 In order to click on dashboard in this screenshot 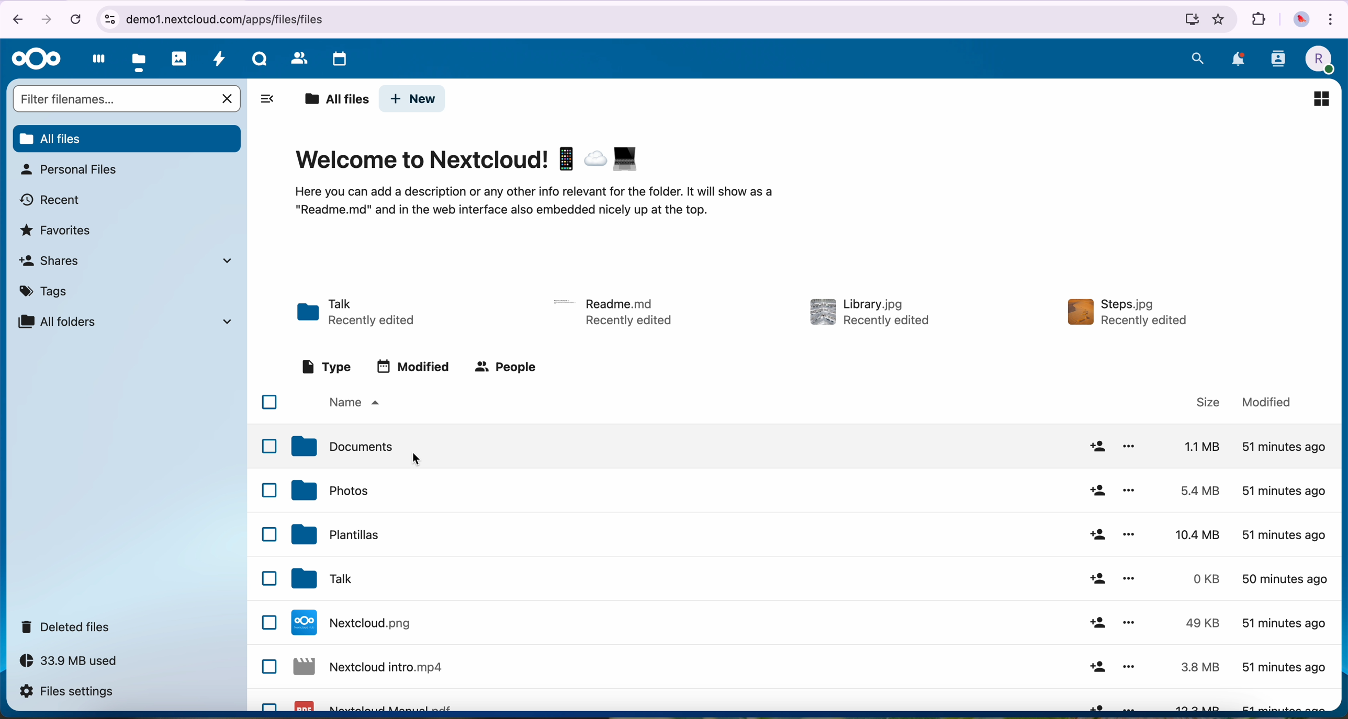, I will do `click(95, 62)`.